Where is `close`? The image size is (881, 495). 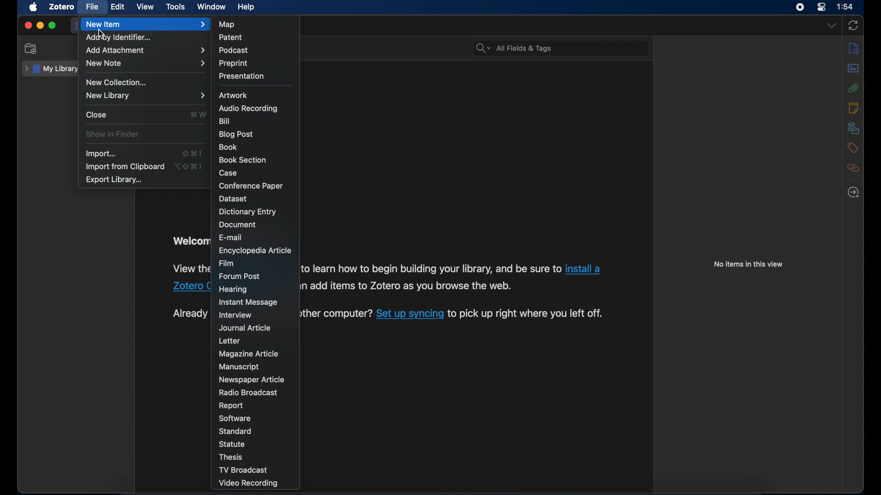 close is located at coordinates (96, 114).